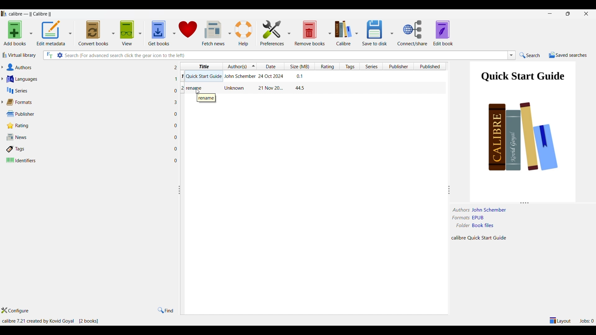 This screenshot has height=335, width=596. Describe the element at coordinates (31, 33) in the screenshot. I see `Add book options` at that location.